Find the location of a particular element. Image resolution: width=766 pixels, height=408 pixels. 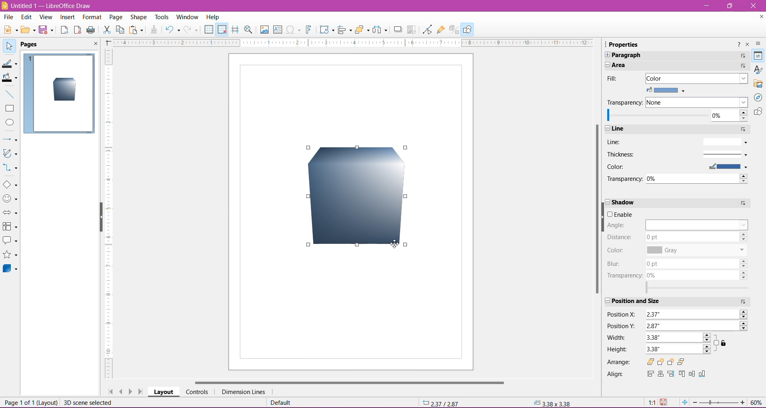

Forward One is located at coordinates (660, 362).